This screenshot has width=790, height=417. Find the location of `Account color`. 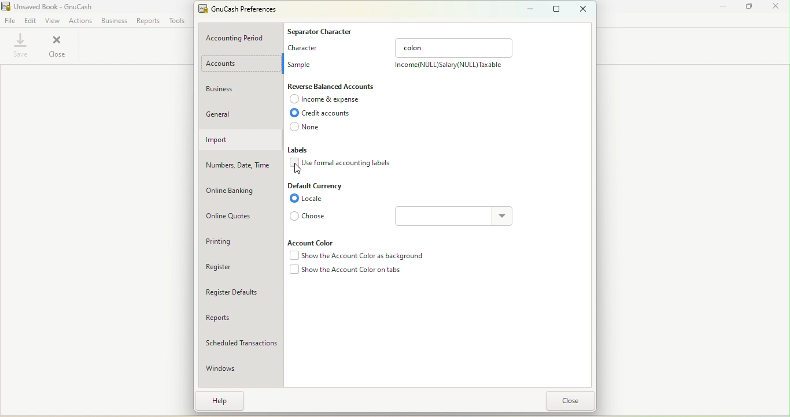

Account color is located at coordinates (316, 242).